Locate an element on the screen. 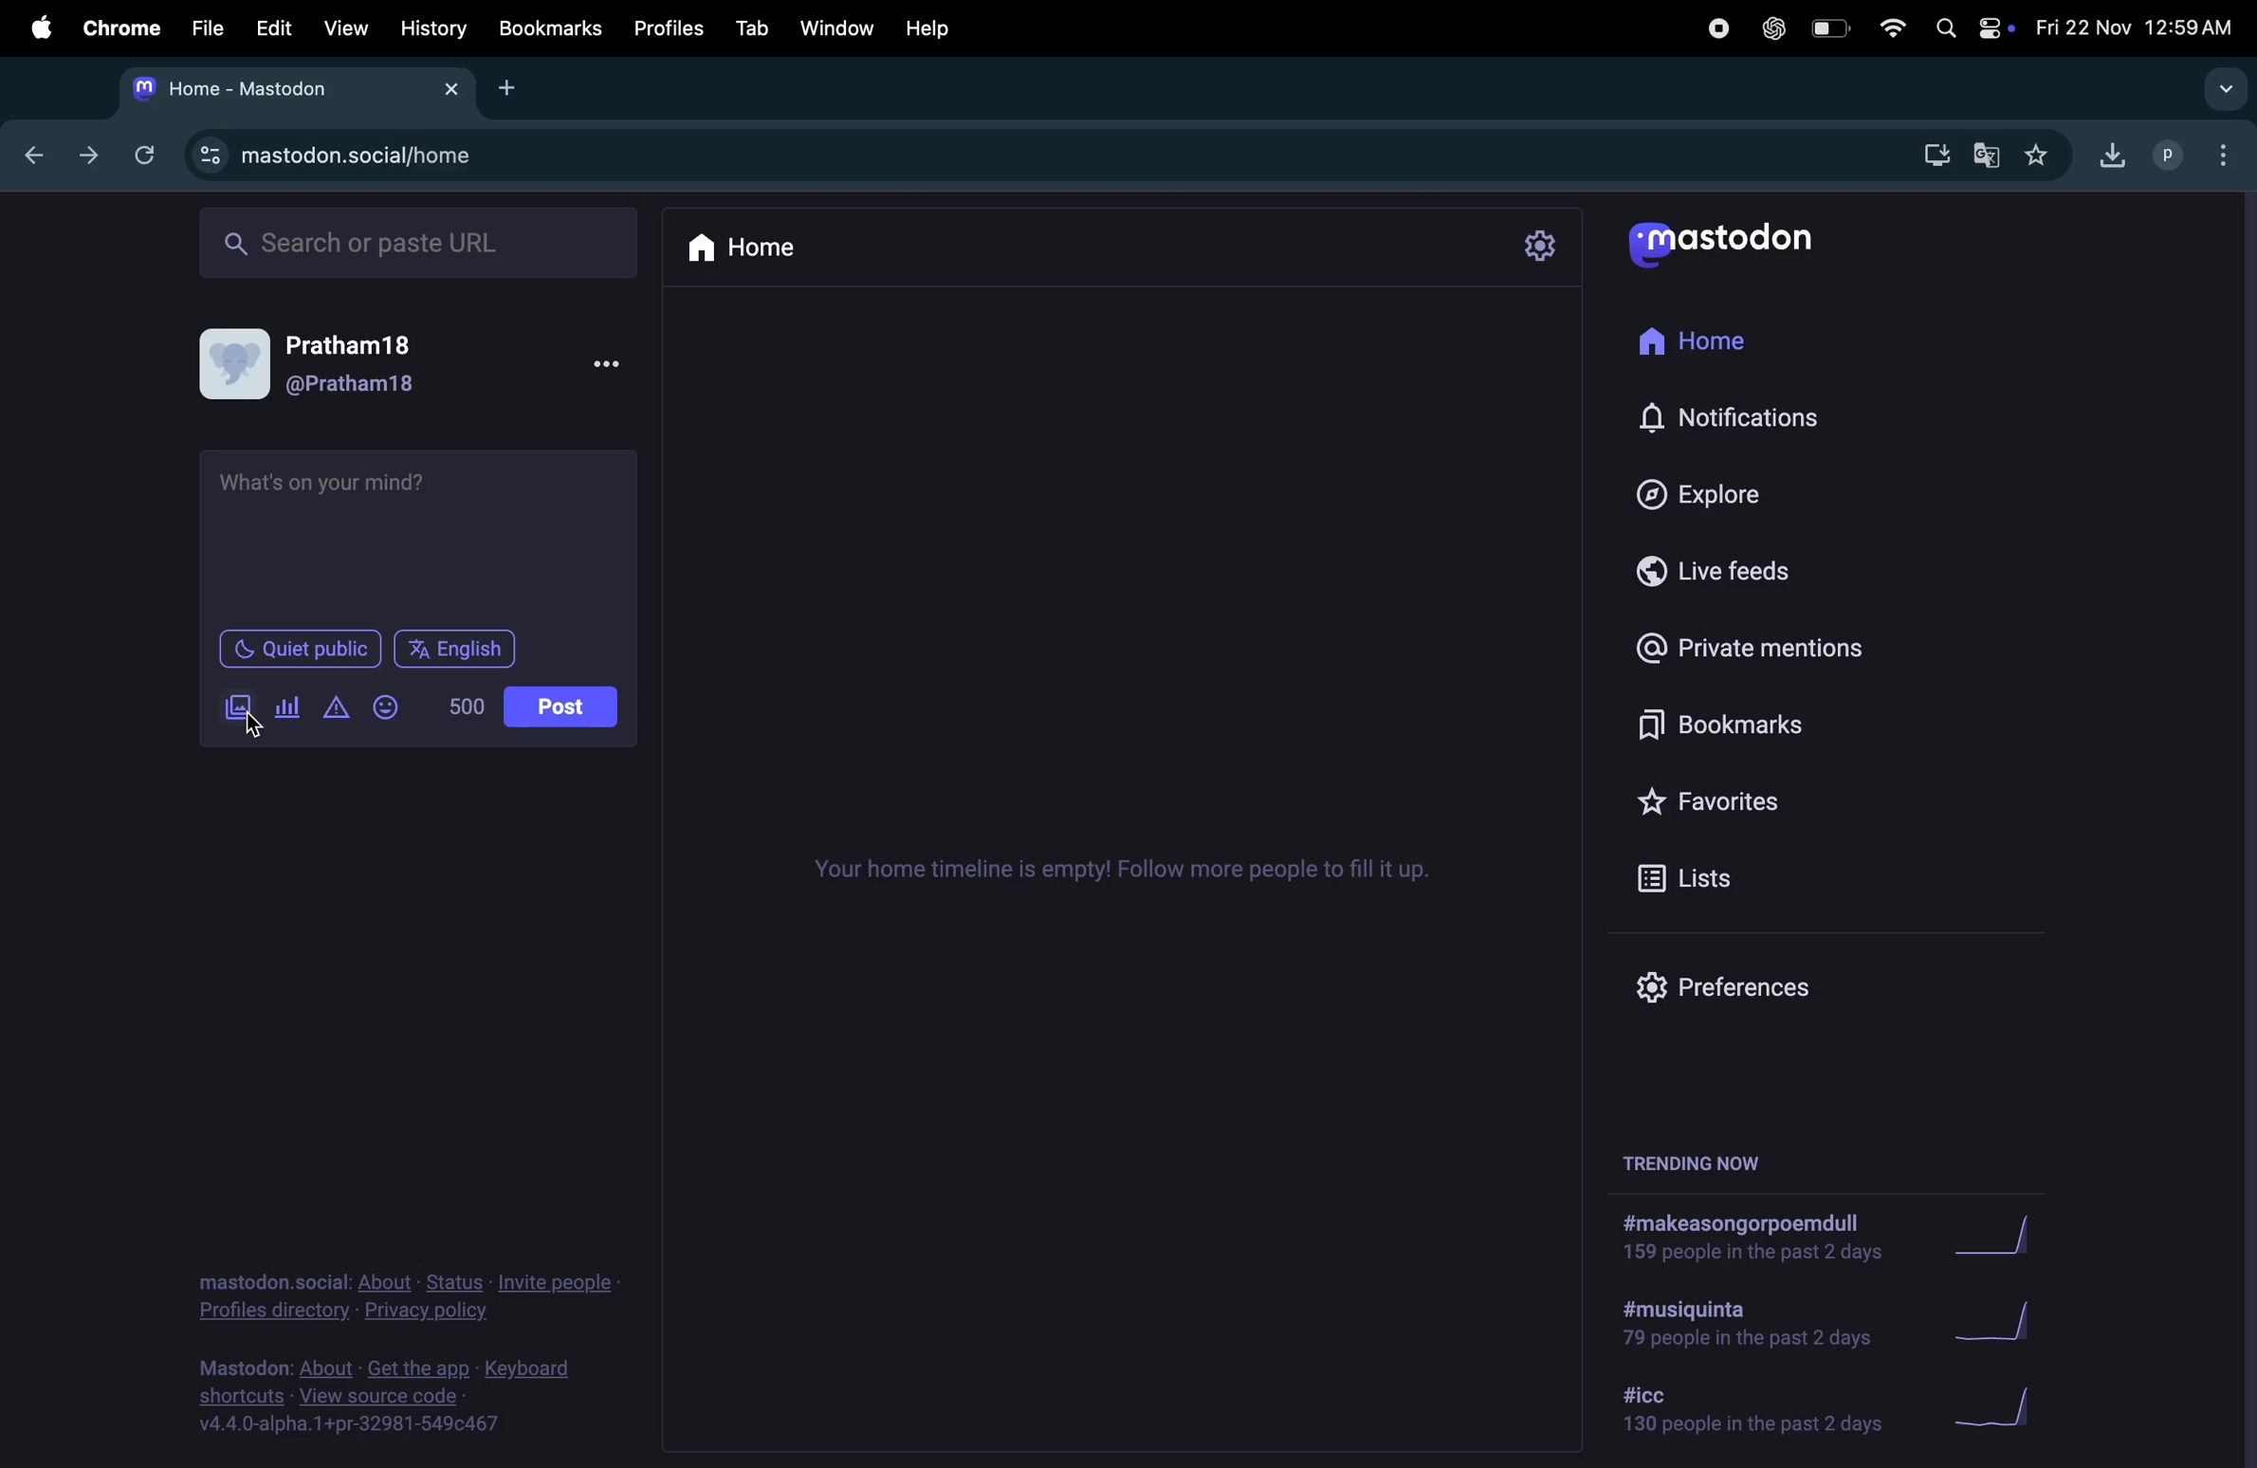  explore is located at coordinates (1720, 492).